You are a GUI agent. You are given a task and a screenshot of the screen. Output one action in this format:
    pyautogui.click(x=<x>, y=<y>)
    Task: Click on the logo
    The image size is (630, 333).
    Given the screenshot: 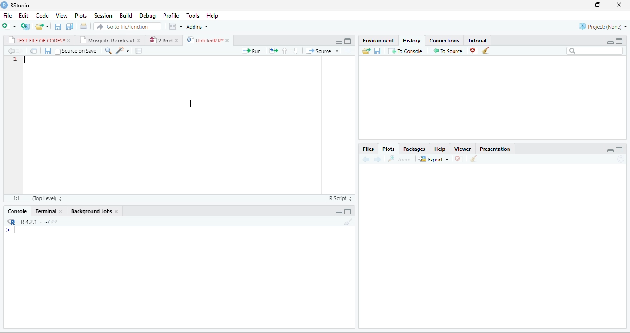 What is the action you would take?
    pyautogui.click(x=5, y=5)
    